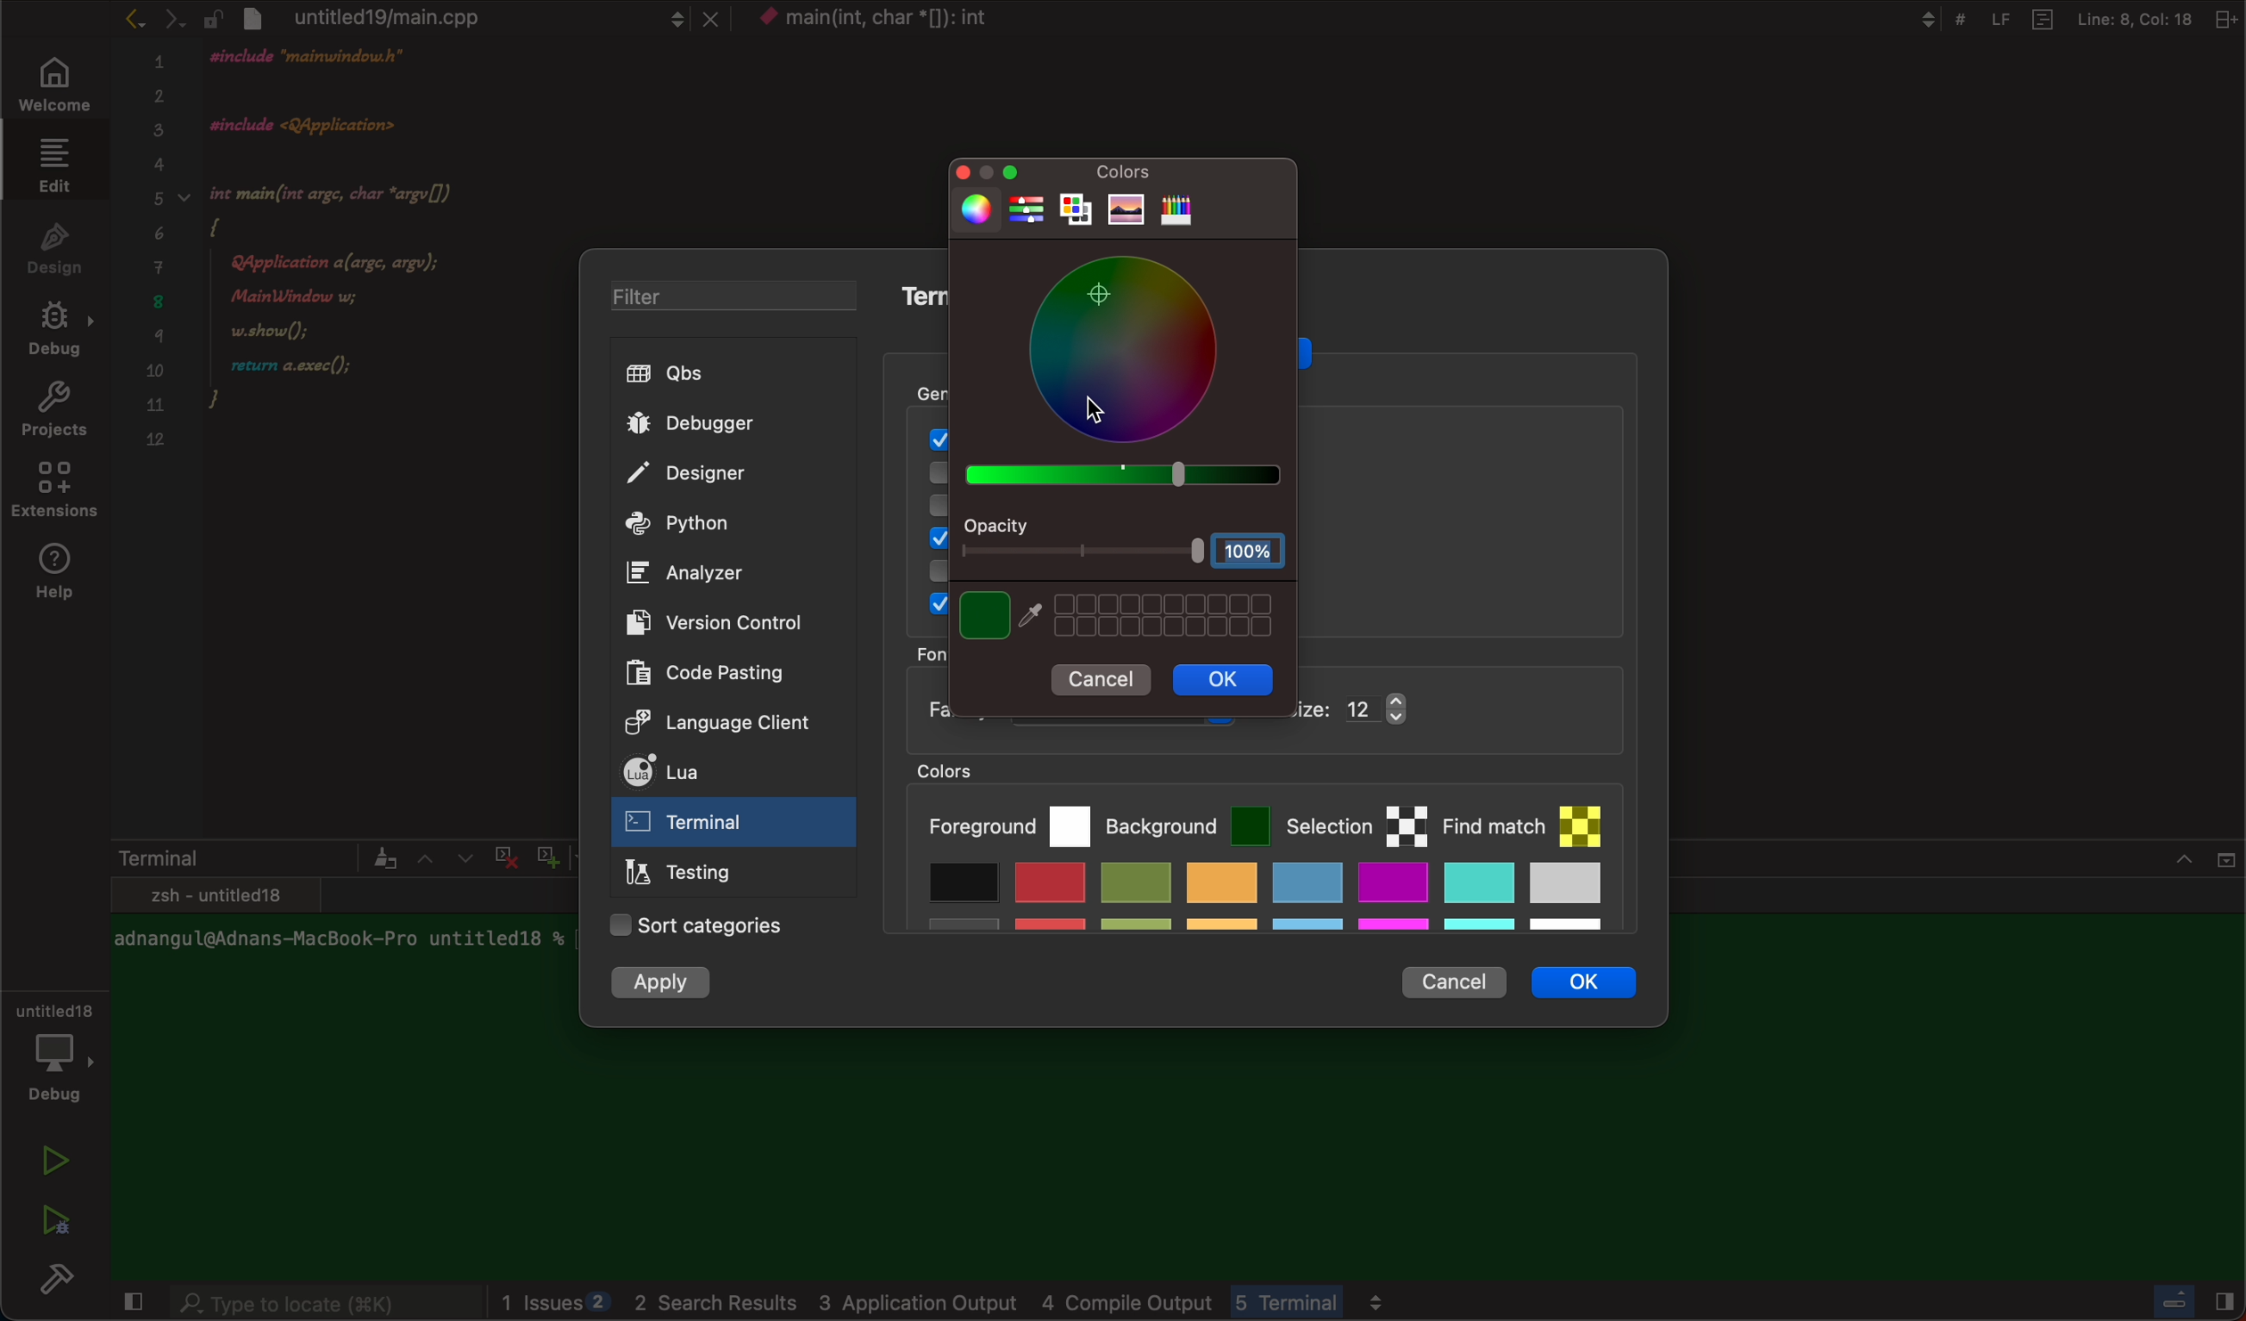  What do you see at coordinates (1105, 682) in the screenshot?
I see `cancel` at bounding box center [1105, 682].